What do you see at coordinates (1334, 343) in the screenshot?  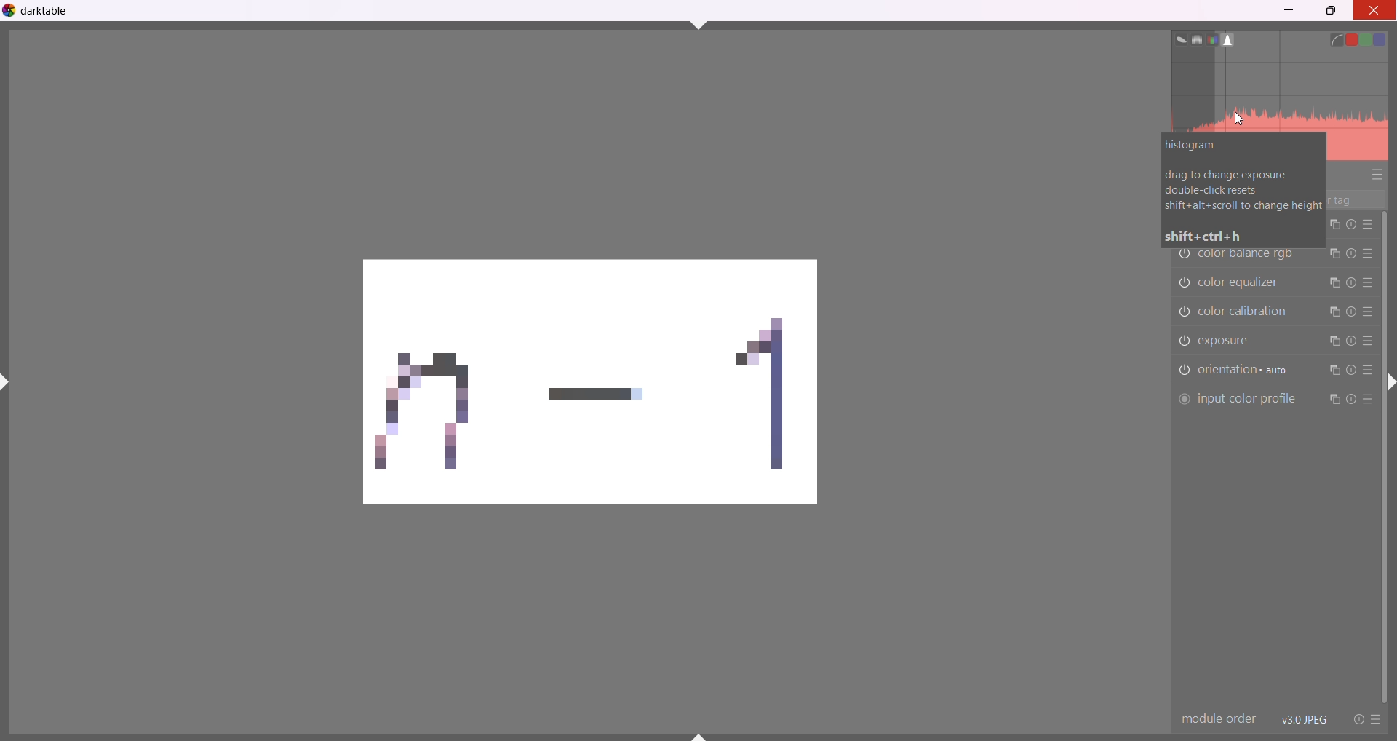 I see `instance` at bounding box center [1334, 343].